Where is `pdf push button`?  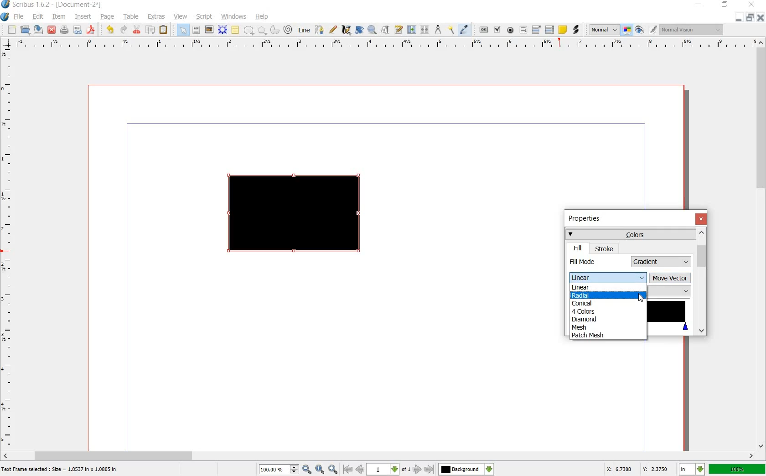 pdf push button is located at coordinates (484, 29).